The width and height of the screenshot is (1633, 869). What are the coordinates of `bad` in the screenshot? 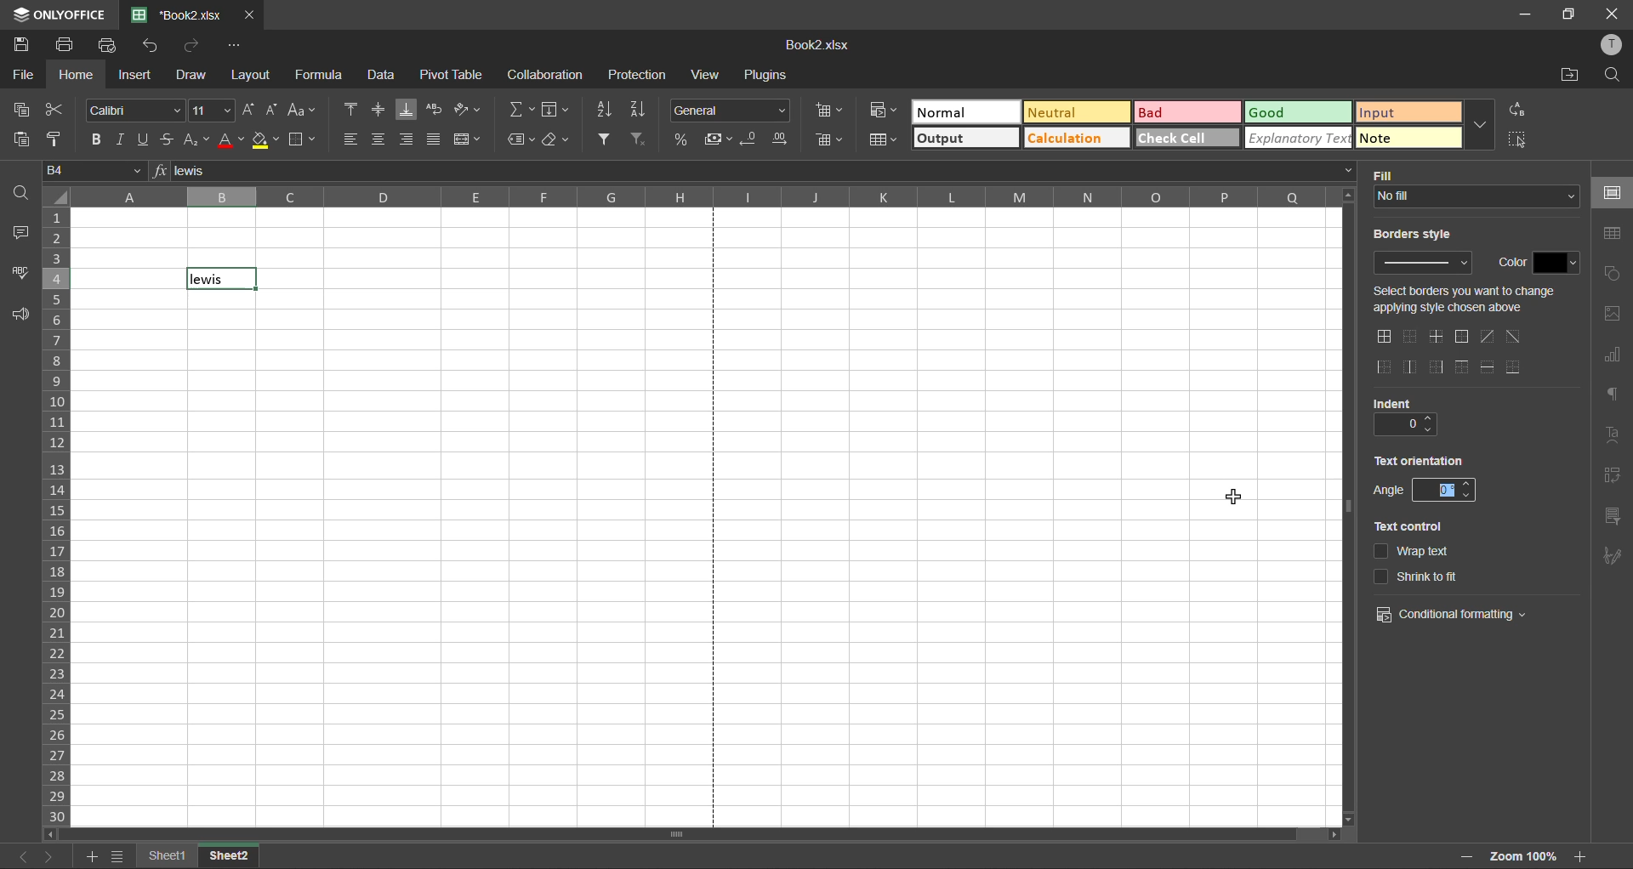 It's located at (1184, 112).